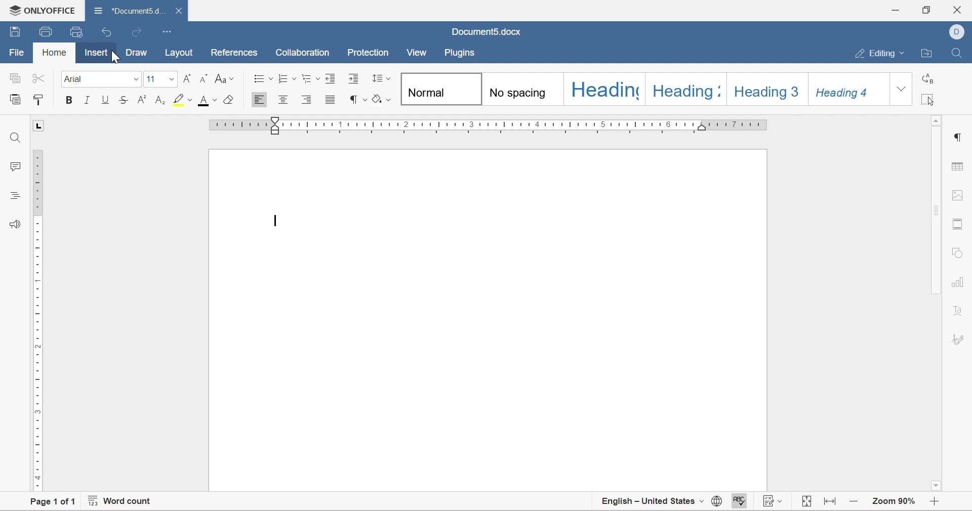 This screenshot has width=972, height=511. What do you see at coordinates (958, 226) in the screenshot?
I see `header and footer settings` at bounding box center [958, 226].